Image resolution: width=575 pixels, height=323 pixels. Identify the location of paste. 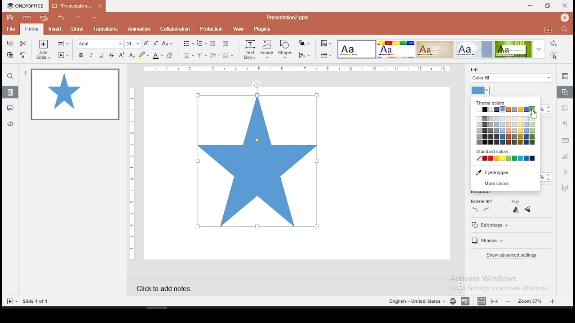
(10, 55).